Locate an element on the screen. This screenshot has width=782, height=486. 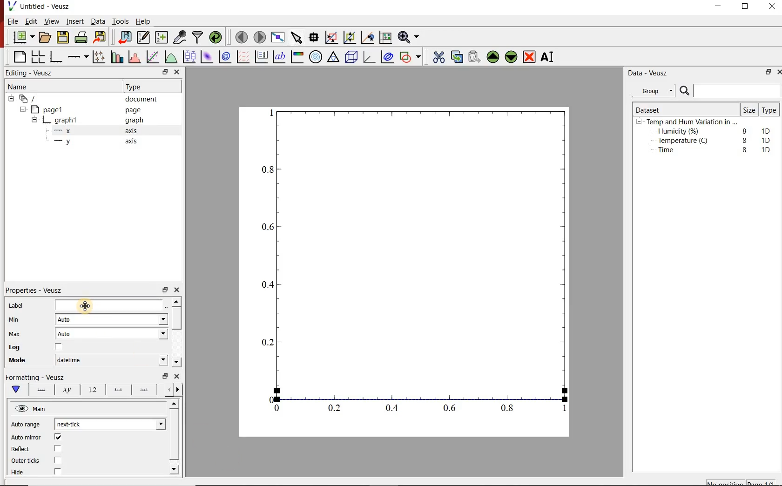
filter data is located at coordinates (198, 38).